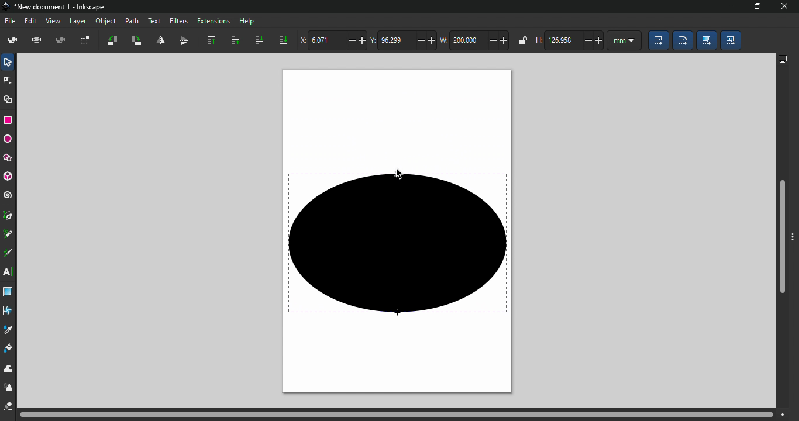  Describe the element at coordinates (9, 177) in the screenshot. I see `3D box tool` at that location.